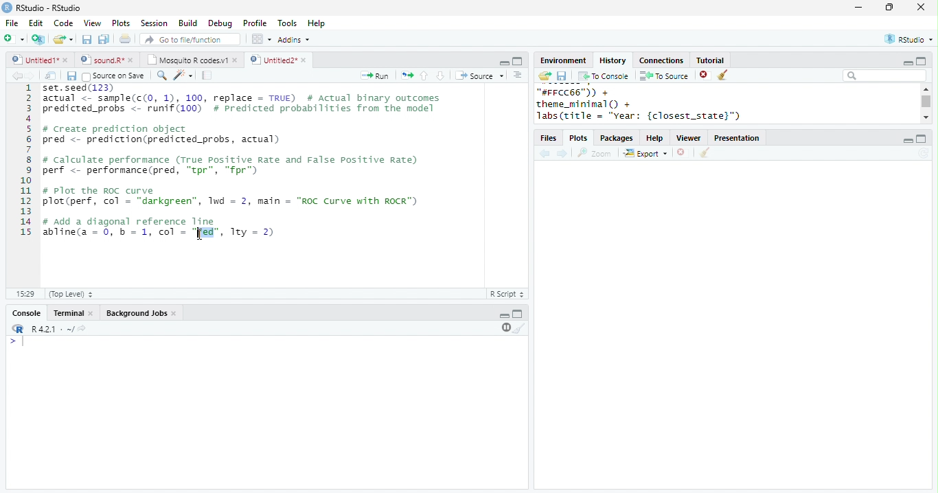 This screenshot has width=938, height=493. I want to click on close, so click(67, 60).